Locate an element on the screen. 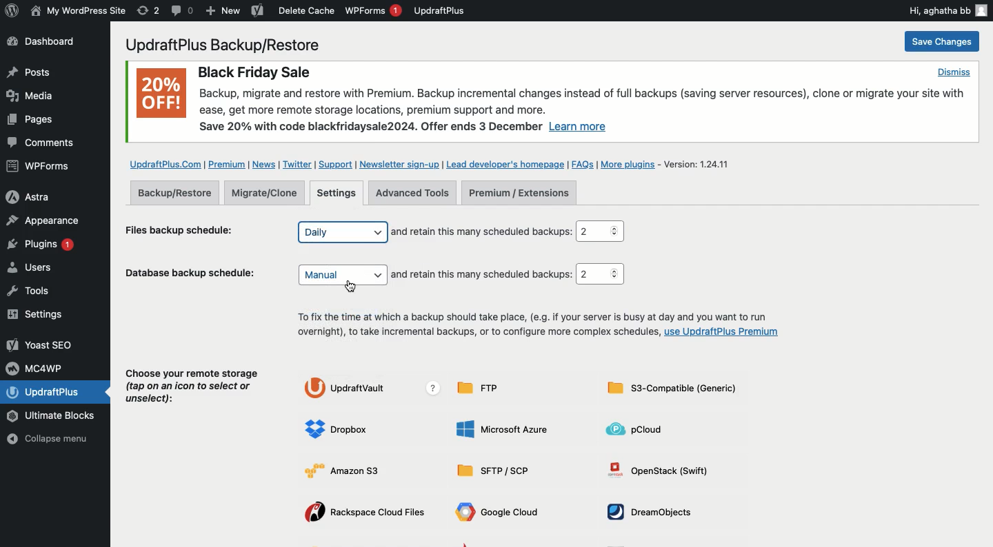 The width and height of the screenshot is (993, 547). Ultimate Blocks is located at coordinates (55, 417).